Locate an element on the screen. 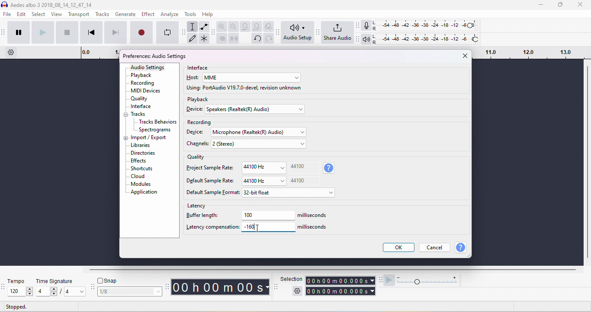 This screenshot has width=591, height=312. select is located at coordinates (39, 14).